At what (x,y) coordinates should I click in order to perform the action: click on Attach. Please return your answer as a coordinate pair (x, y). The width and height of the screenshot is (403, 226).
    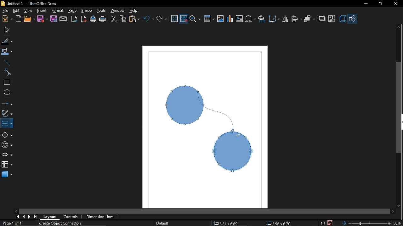
    Looking at the image, I should click on (63, 19).